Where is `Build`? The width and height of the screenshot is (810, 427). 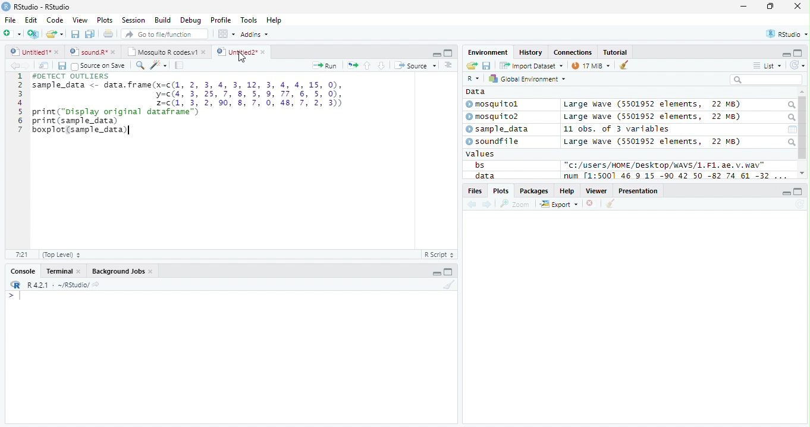 Build is located at coordinates (163, 20).